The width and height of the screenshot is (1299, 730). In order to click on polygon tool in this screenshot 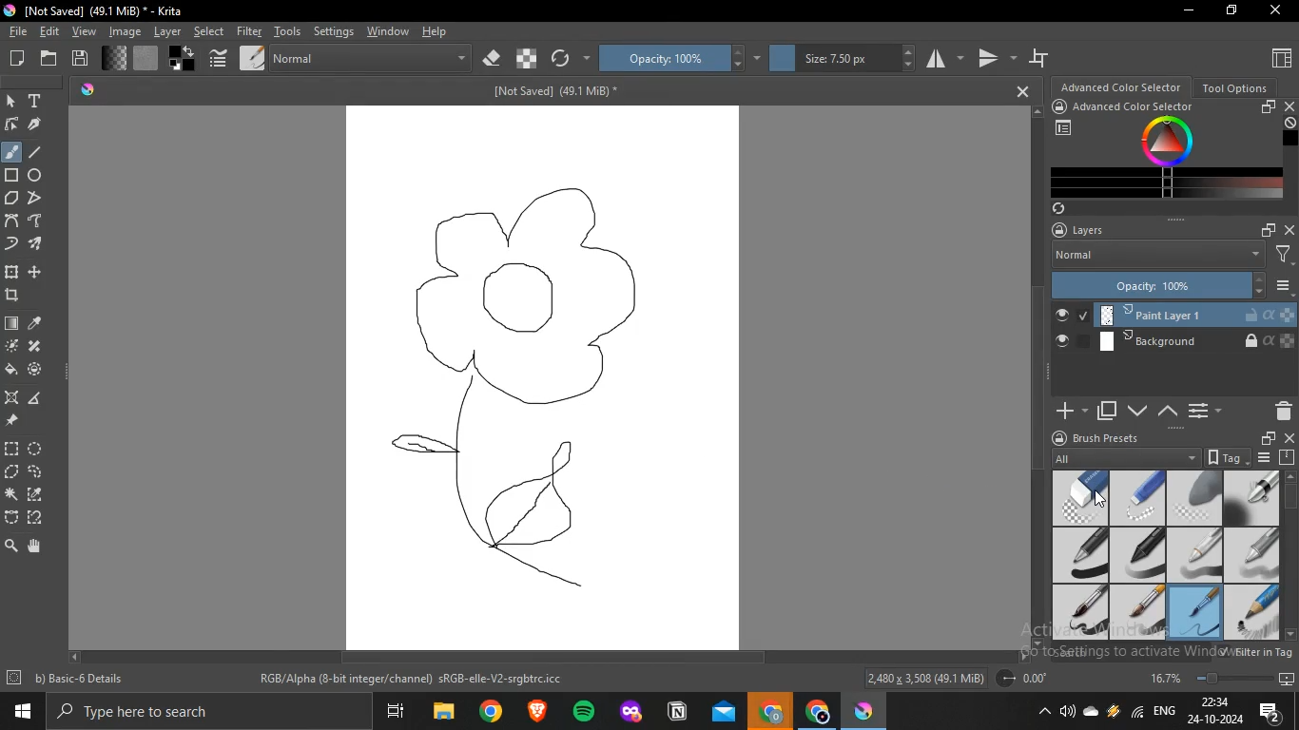, I will do `click(13, 197)`.